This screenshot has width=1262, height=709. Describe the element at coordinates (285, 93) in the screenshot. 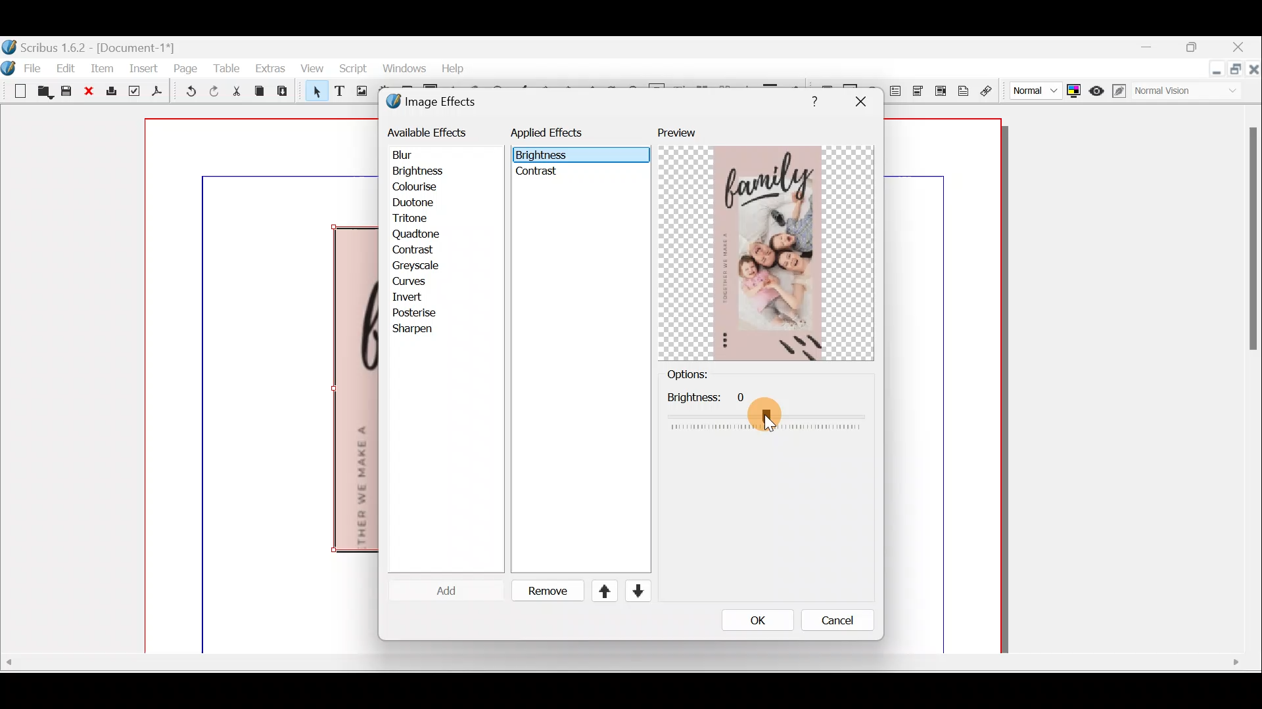

I see `Paste` at that location.